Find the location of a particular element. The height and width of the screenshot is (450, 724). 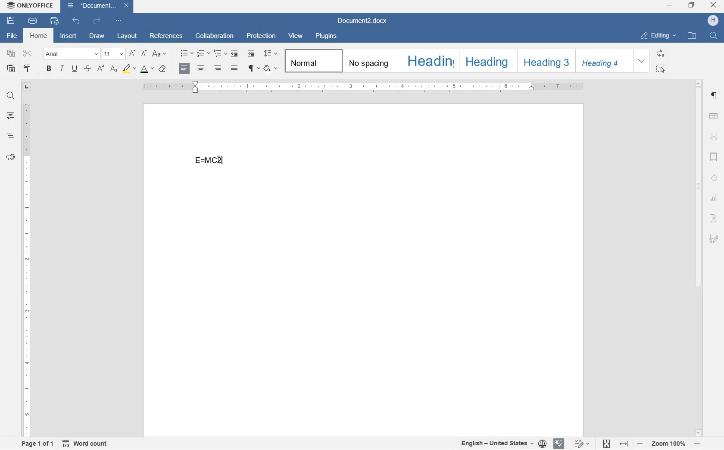

open file location is located at coordinates (692, 35).